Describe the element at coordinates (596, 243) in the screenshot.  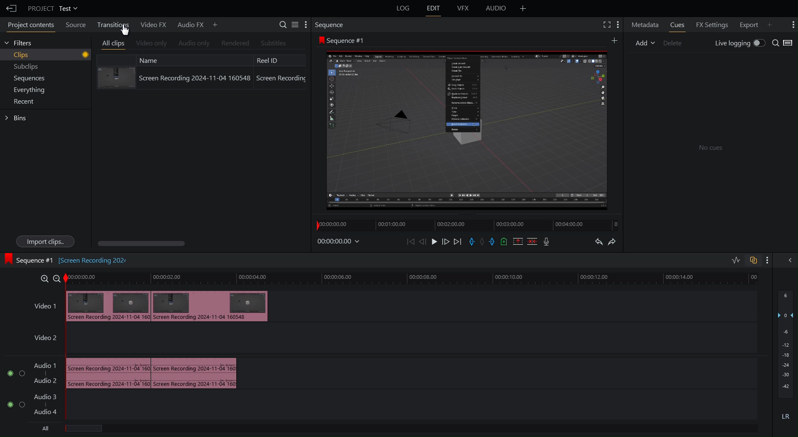
I see `Undo` at that location.